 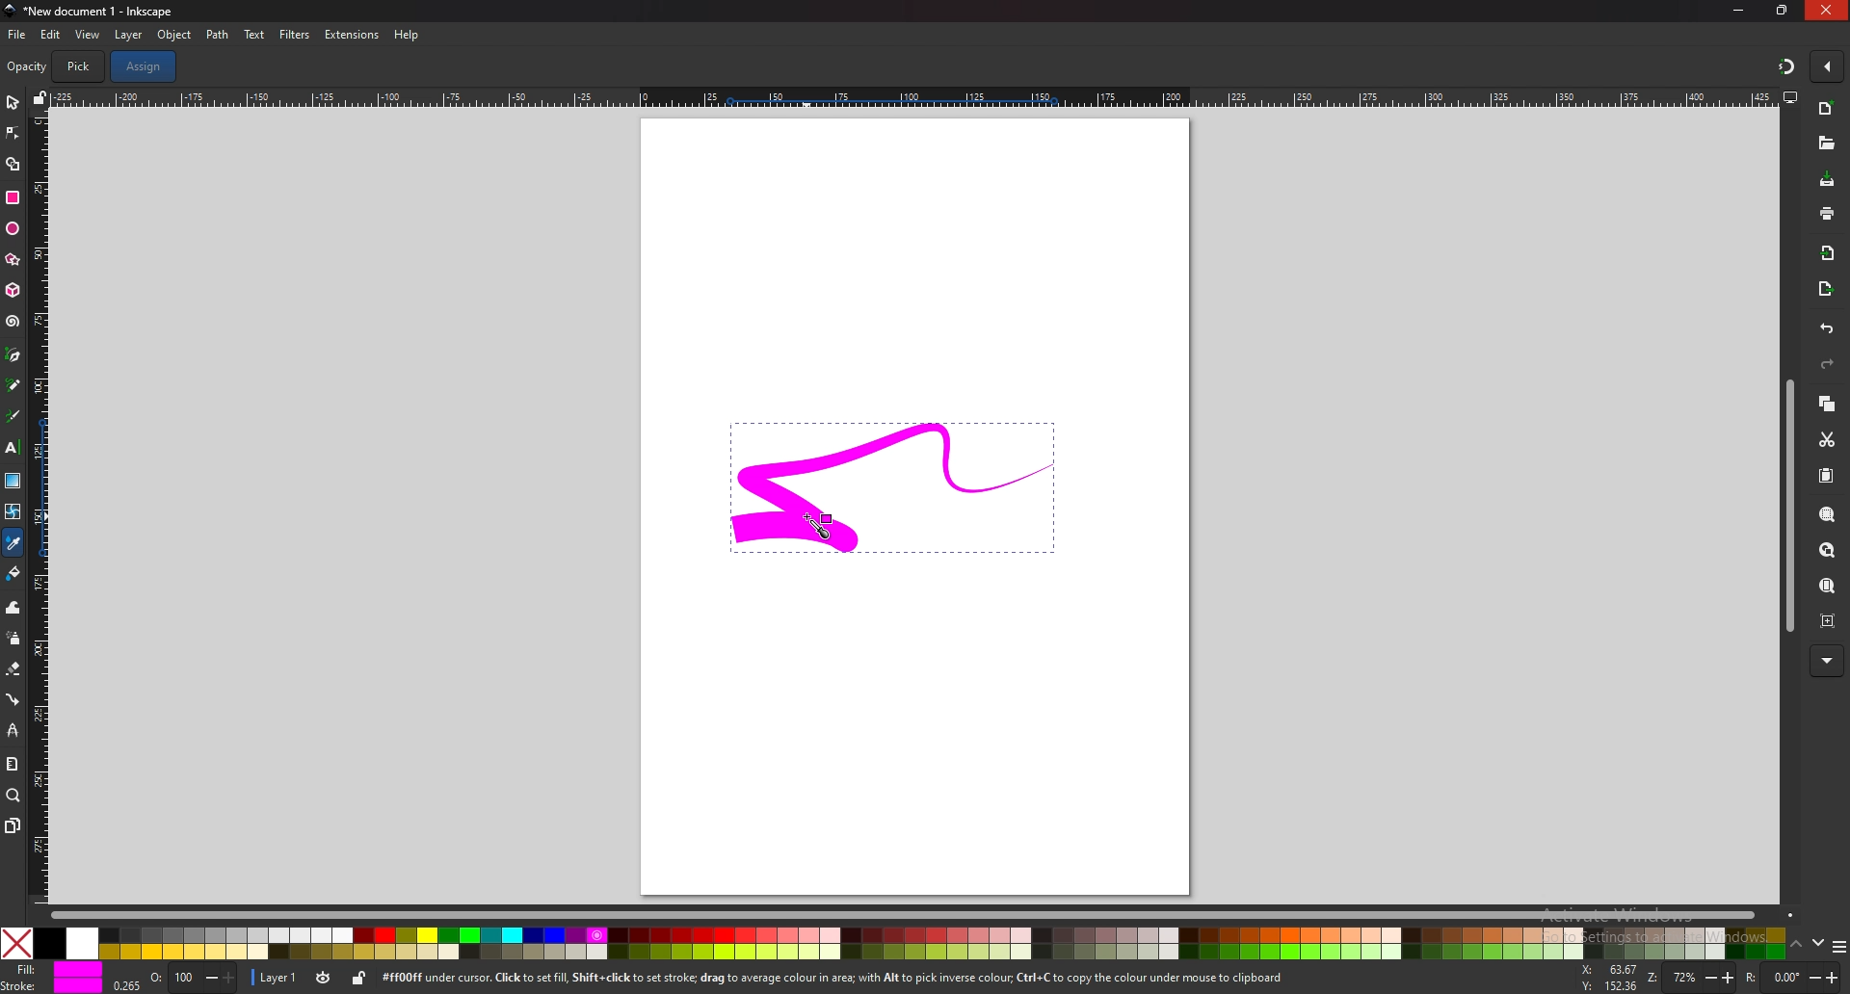 What do you see at coordinates (1828, 516) in the screenshot?
I see `zoom selection` at bounding box center [1828, 516].